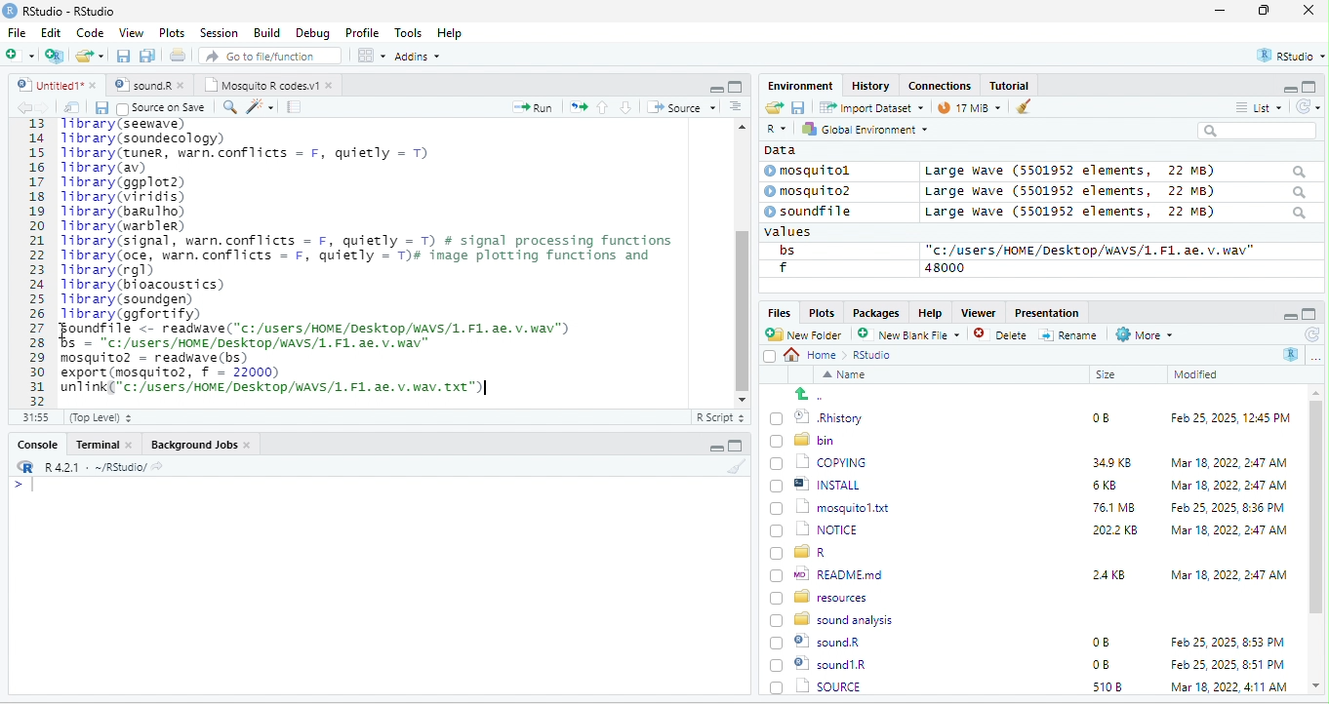 This screenshot has height=704, width=1329. I want to click on Environment, so click(800, 85).